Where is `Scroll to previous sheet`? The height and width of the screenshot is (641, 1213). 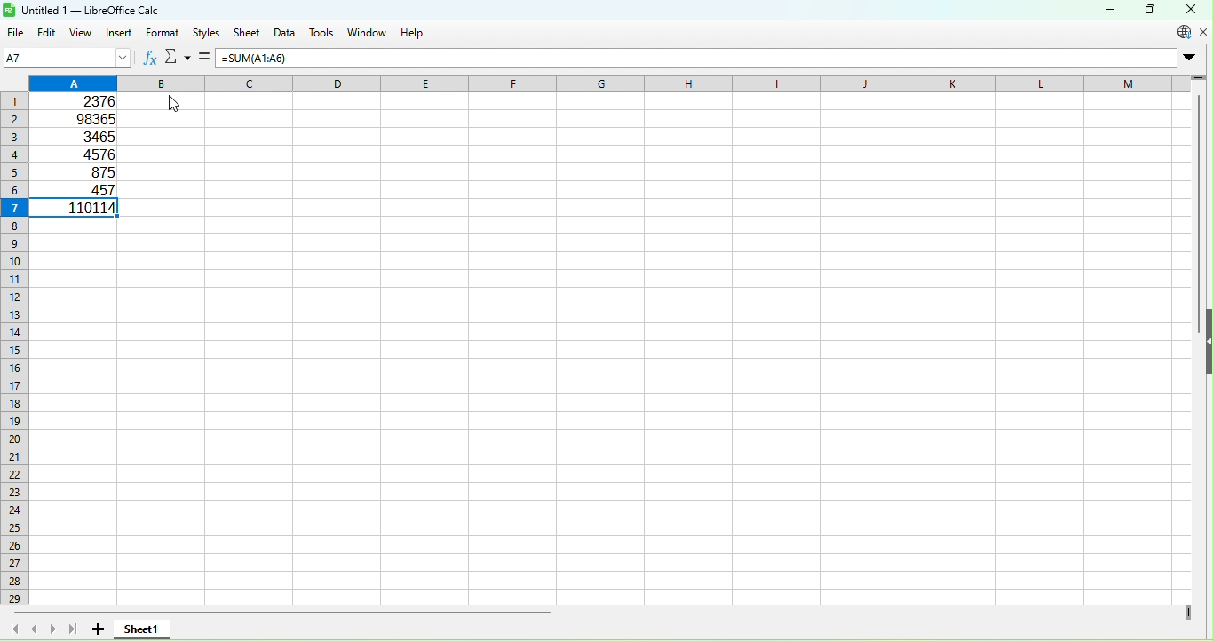
Scroll to previous sheet is located at coordinates (33, 630).